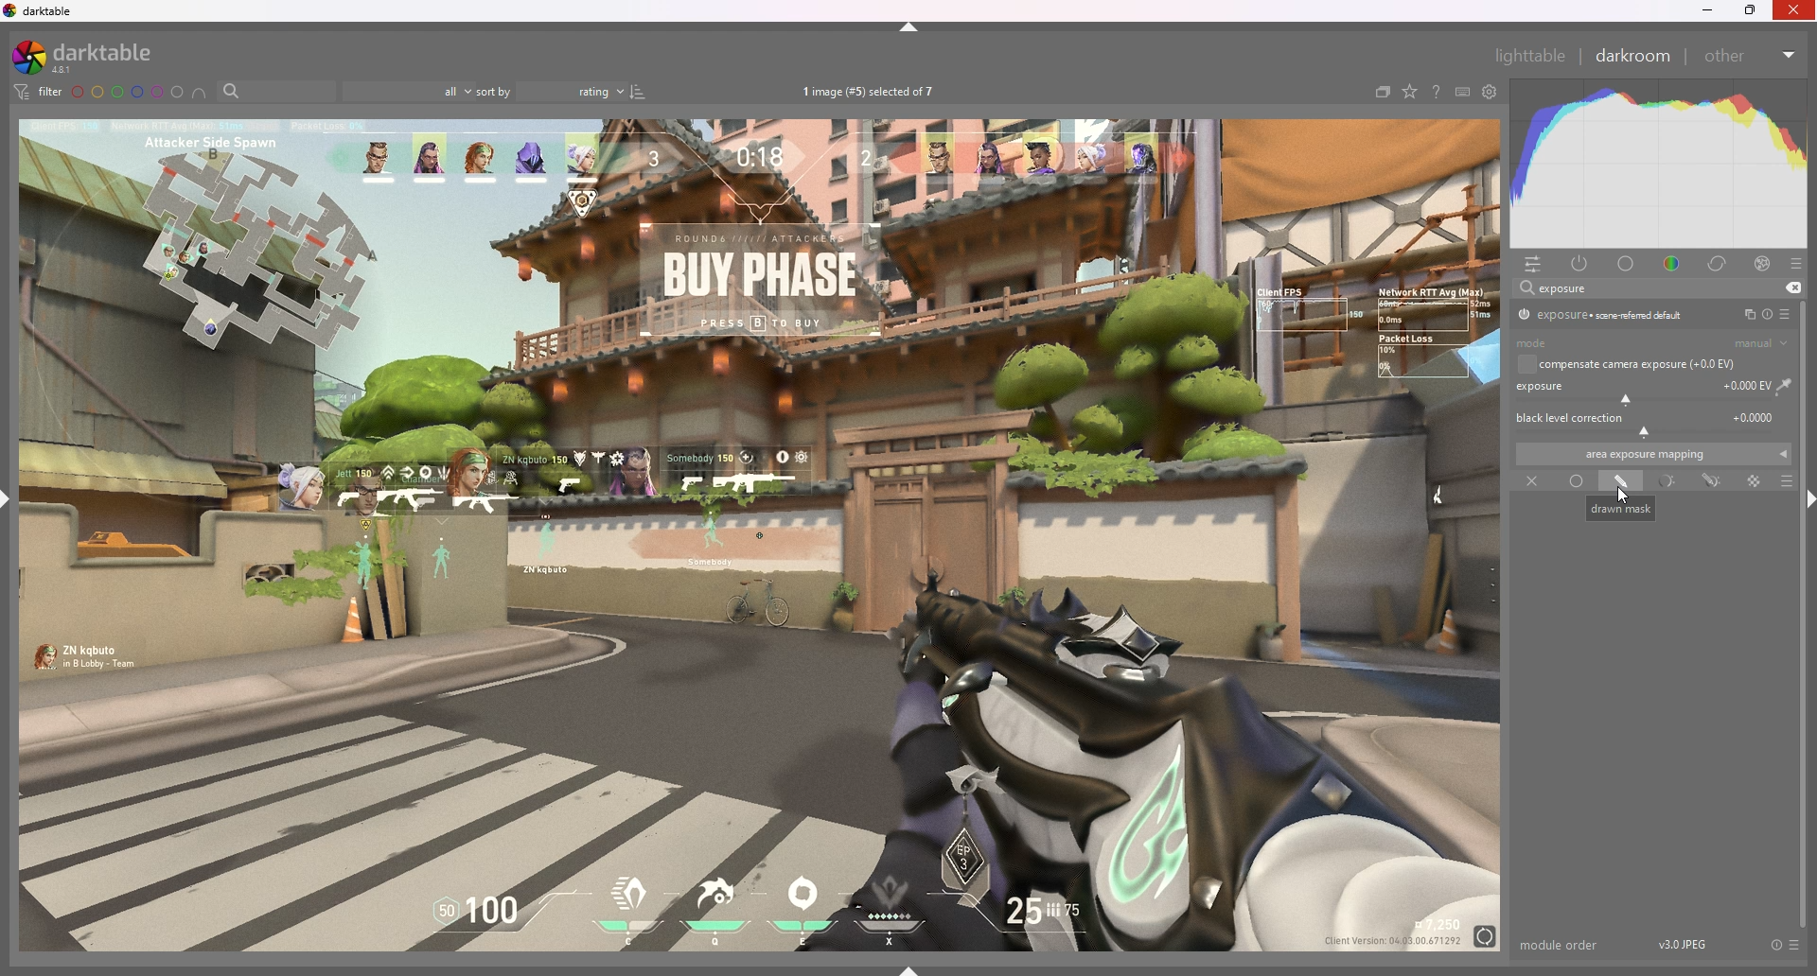 The height and width of the screenshot is (976, 1817). Describe the element at coordinates (1601, 314) in the screenshot. I see `exposure` at that location.